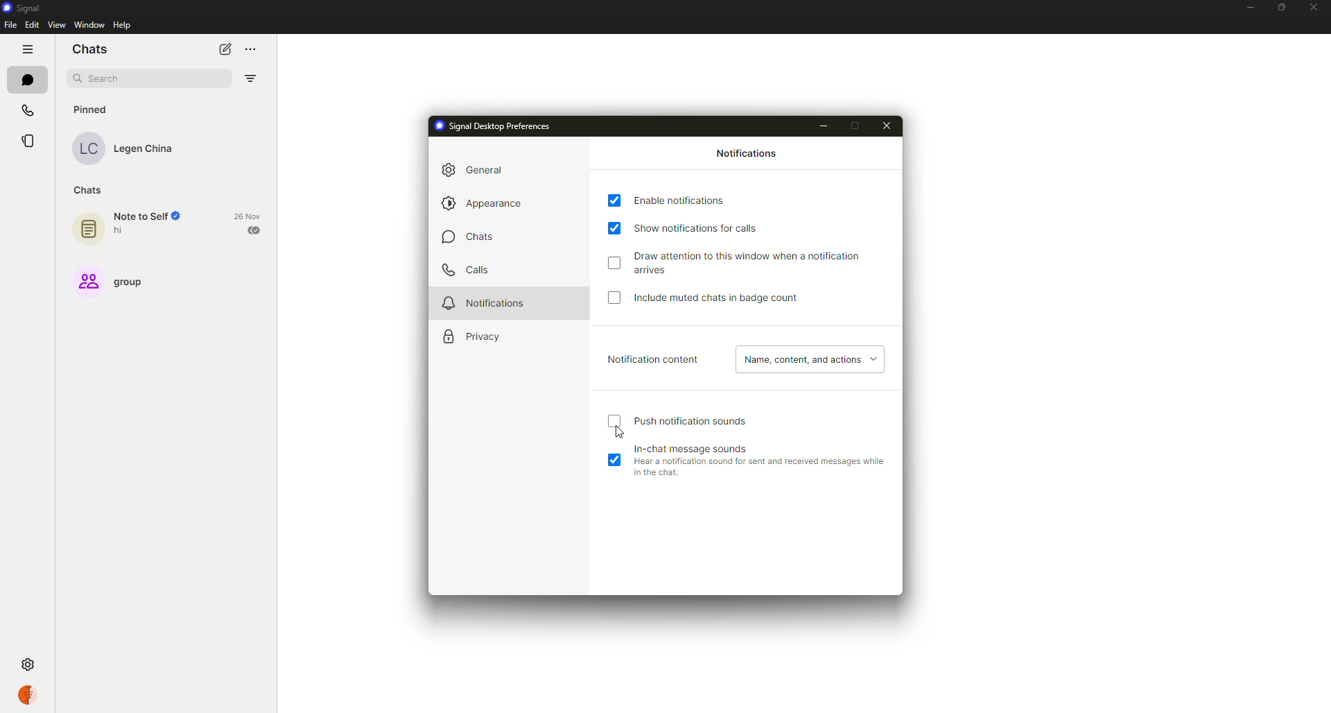 The width and height of the screenshot is (1331, 713). What do you see at coordinates (478, 169) in the screenshot?
I see `general` at bounding box center [478, 169].